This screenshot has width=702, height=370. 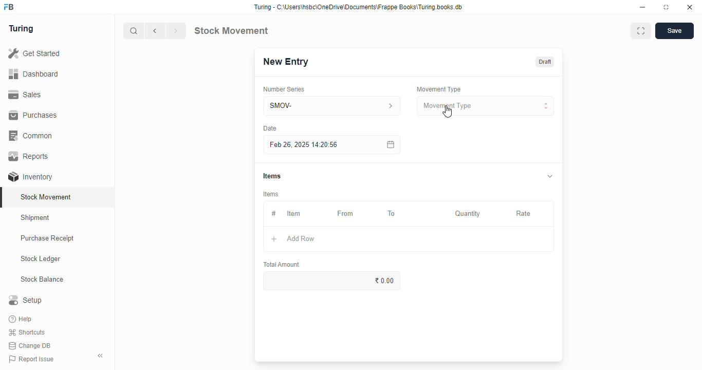 I want to click on cursor, so click(x=447, y=112).